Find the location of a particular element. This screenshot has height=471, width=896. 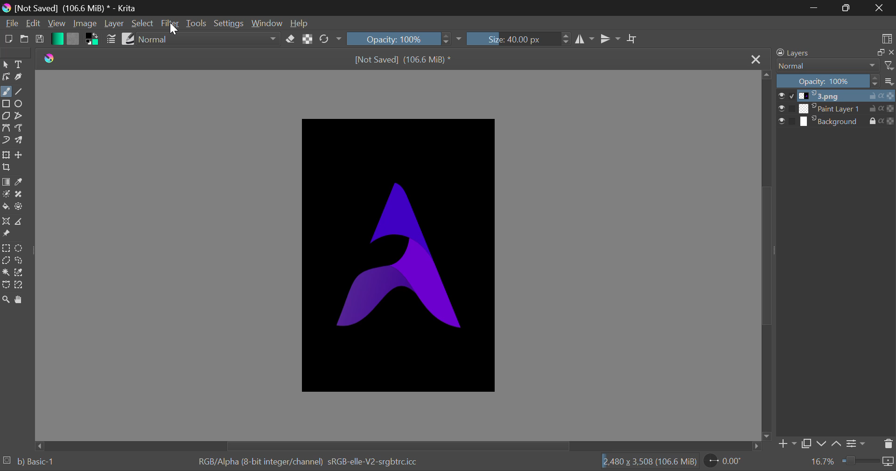

maximize is located at coordinates (875, 51).